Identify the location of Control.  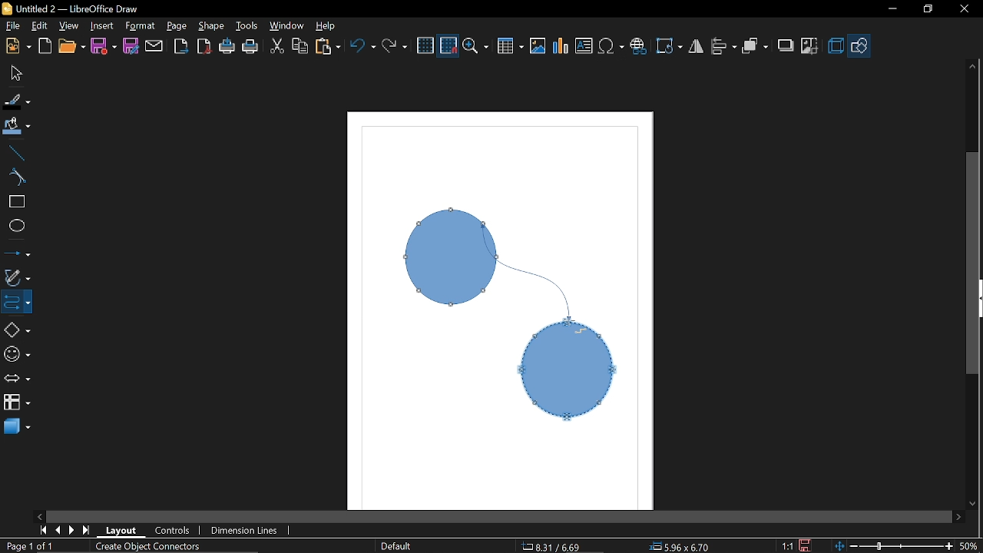
(177, 531).